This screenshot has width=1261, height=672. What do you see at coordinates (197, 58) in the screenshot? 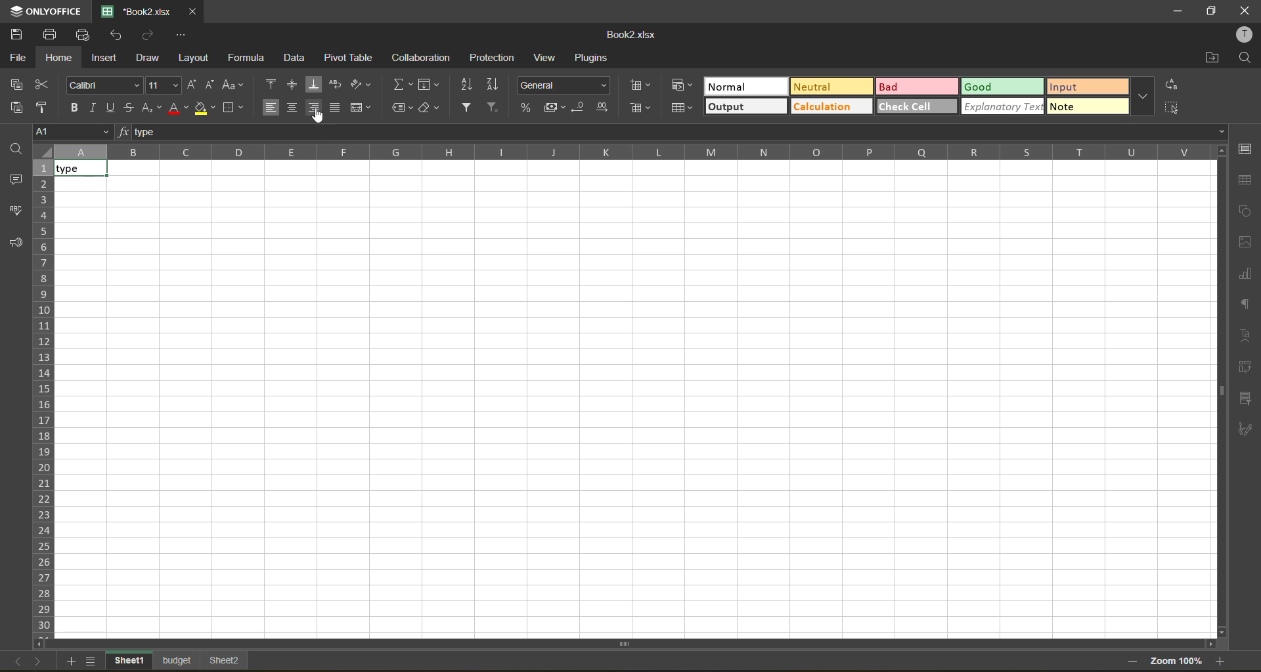
I see `layout` at bounding box center [197, 58].